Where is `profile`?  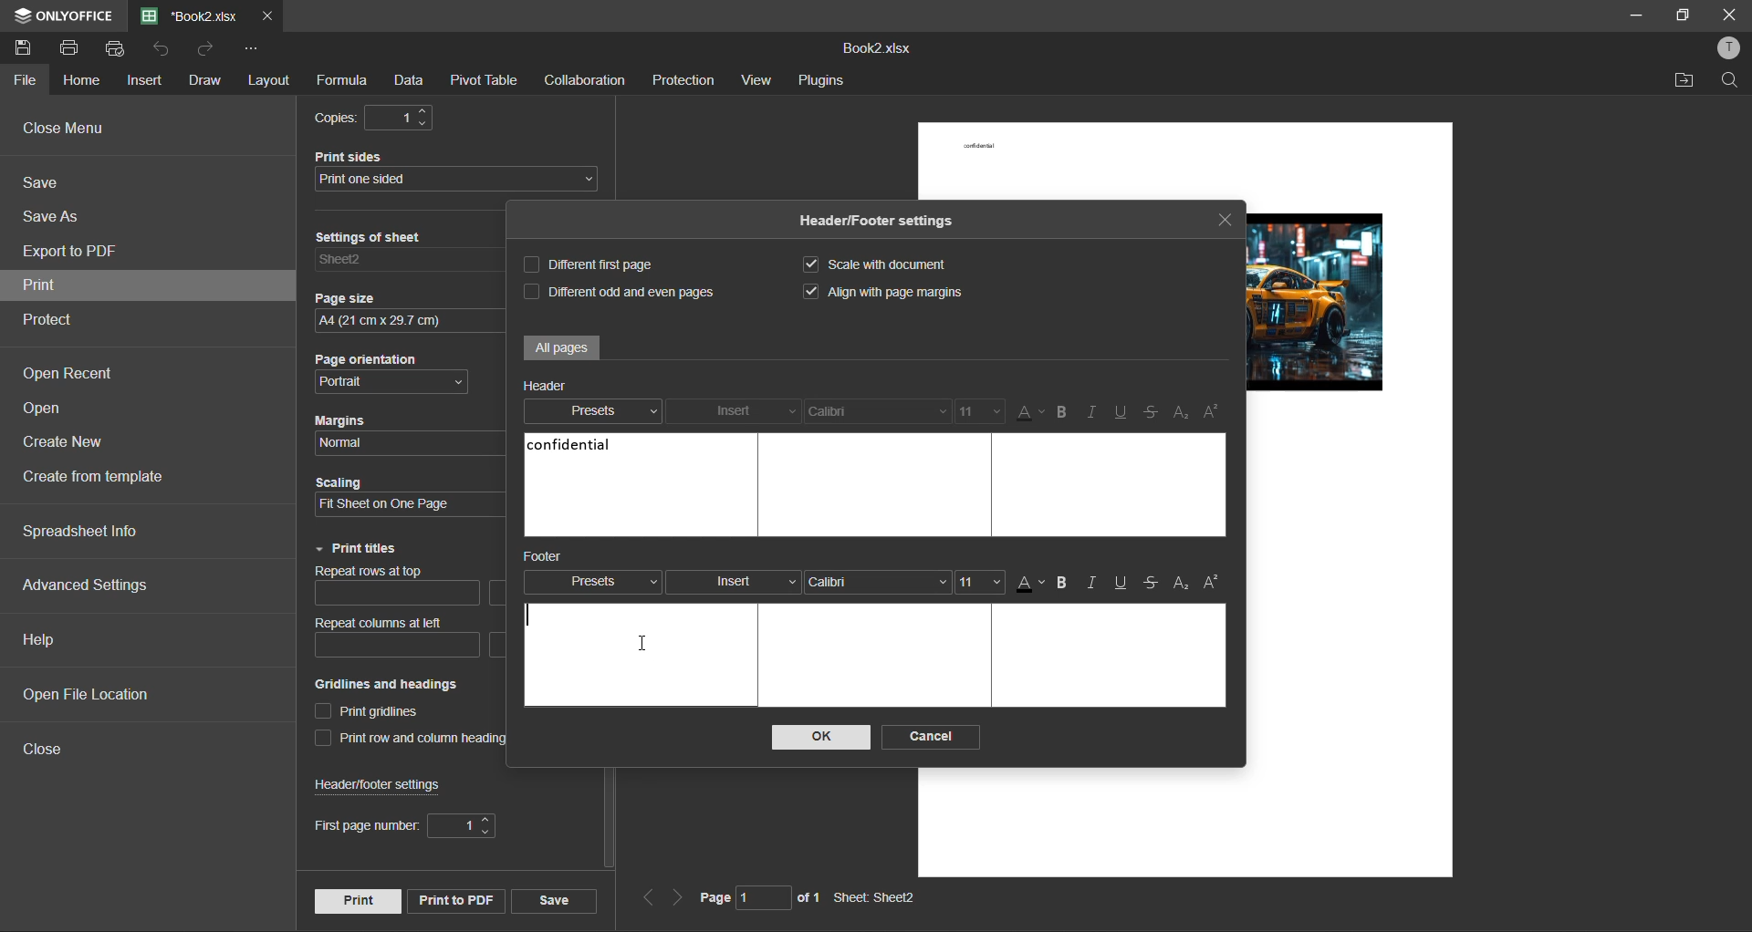
profile is located at coordinates (1730, 49).